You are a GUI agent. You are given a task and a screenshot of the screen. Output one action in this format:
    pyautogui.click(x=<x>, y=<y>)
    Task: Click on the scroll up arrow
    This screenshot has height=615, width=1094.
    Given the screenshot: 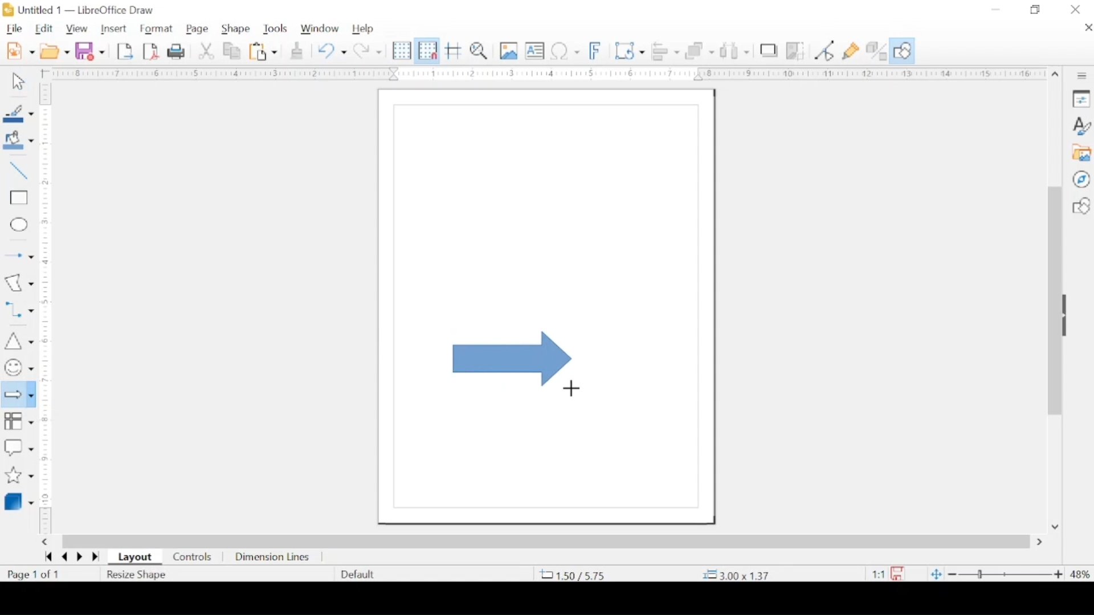 What is the action you would take?
    pyautogui.click(x=1056, y=75)
    